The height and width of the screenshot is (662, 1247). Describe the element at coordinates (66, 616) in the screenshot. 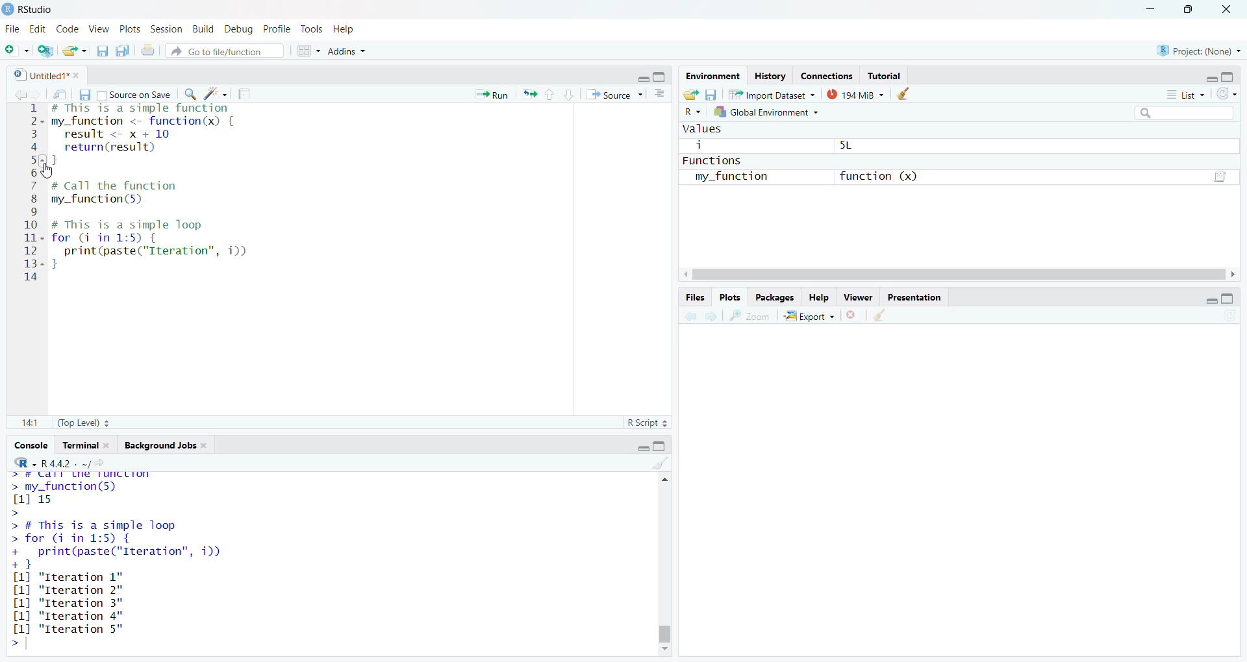

I see `[1] "Iteration 3"` at that location.